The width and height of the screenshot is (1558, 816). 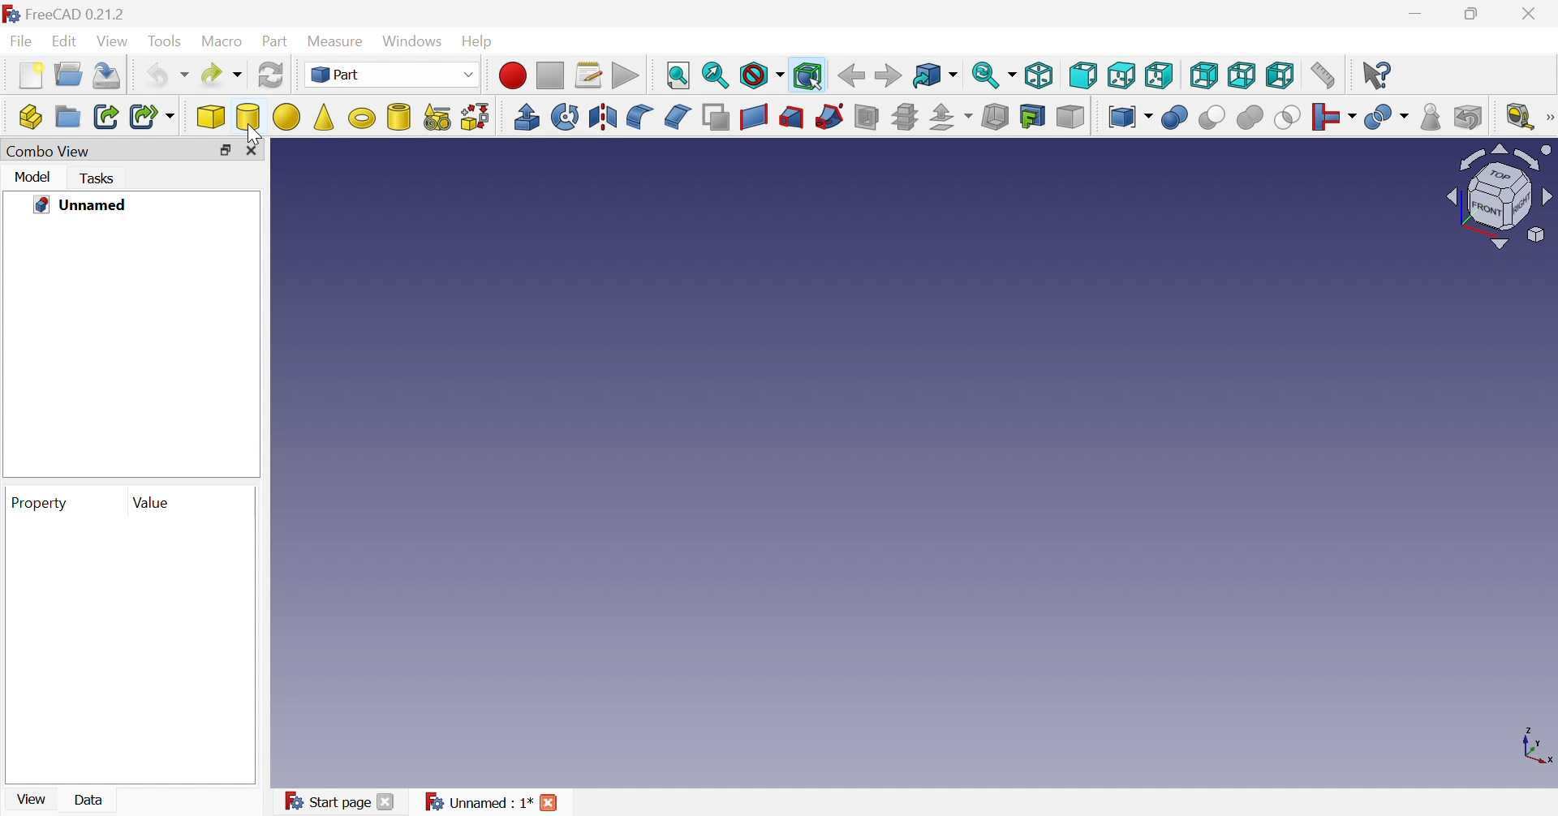 I want to click on Union, so click(x=1250, y=118).